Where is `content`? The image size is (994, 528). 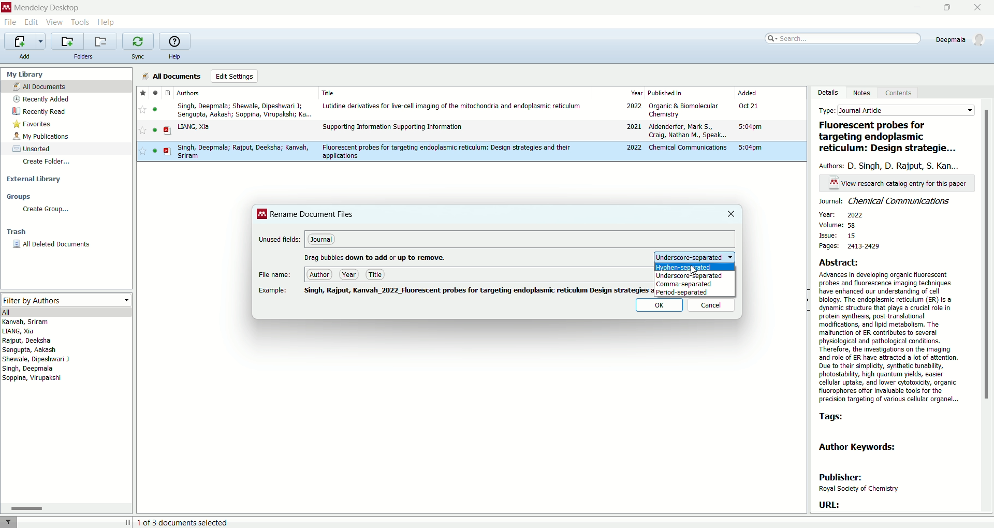 content is located at coordinates (899, 94).